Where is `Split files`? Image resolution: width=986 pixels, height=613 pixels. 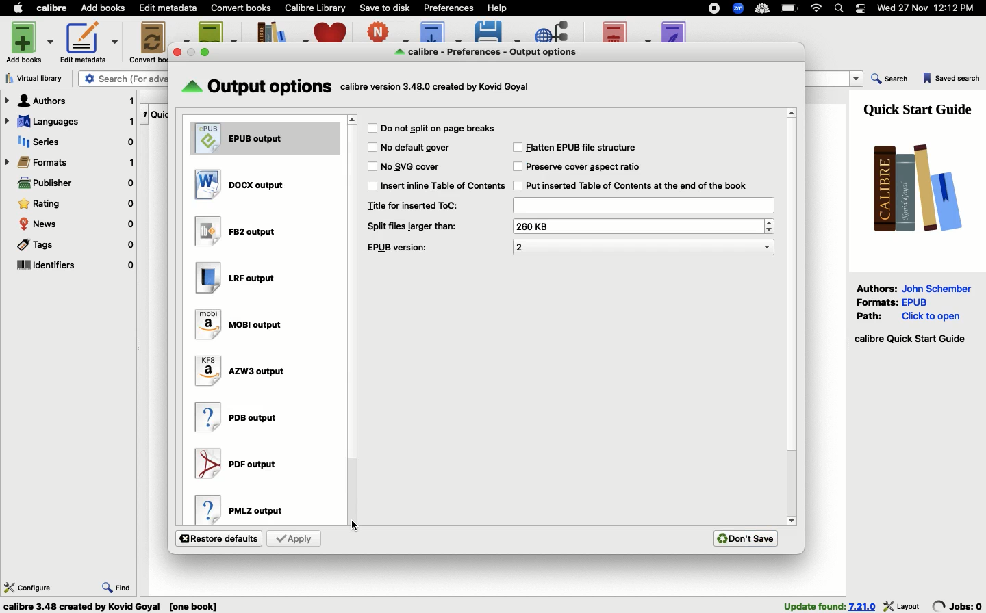
Split files is located at coordinates (414, 226).